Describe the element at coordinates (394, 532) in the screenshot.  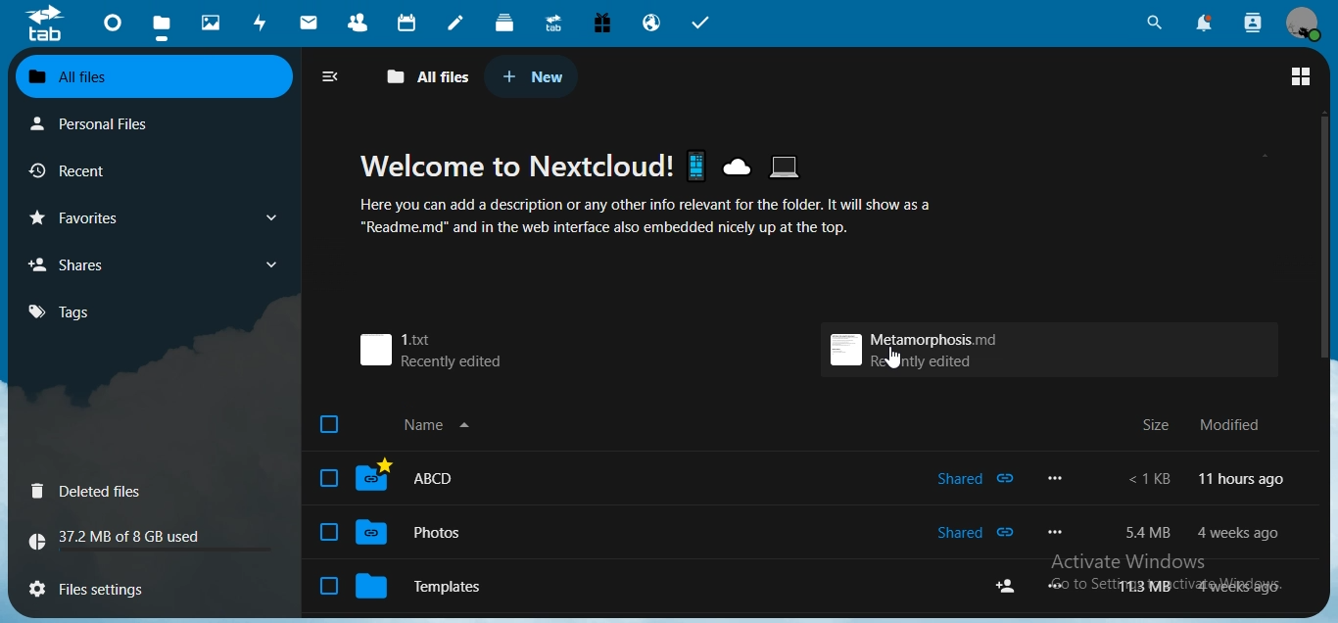
I see `Photos` at that location.